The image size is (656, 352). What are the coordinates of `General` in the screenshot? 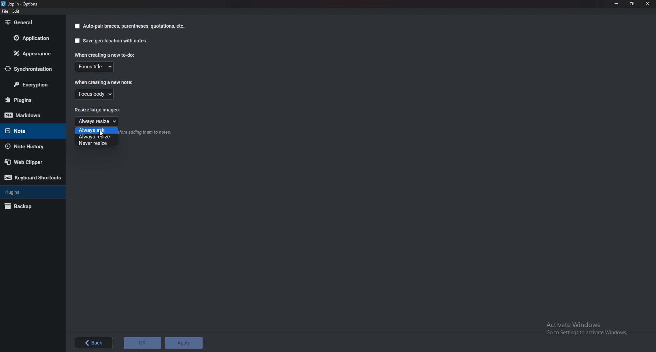 It's located at (28, 23).